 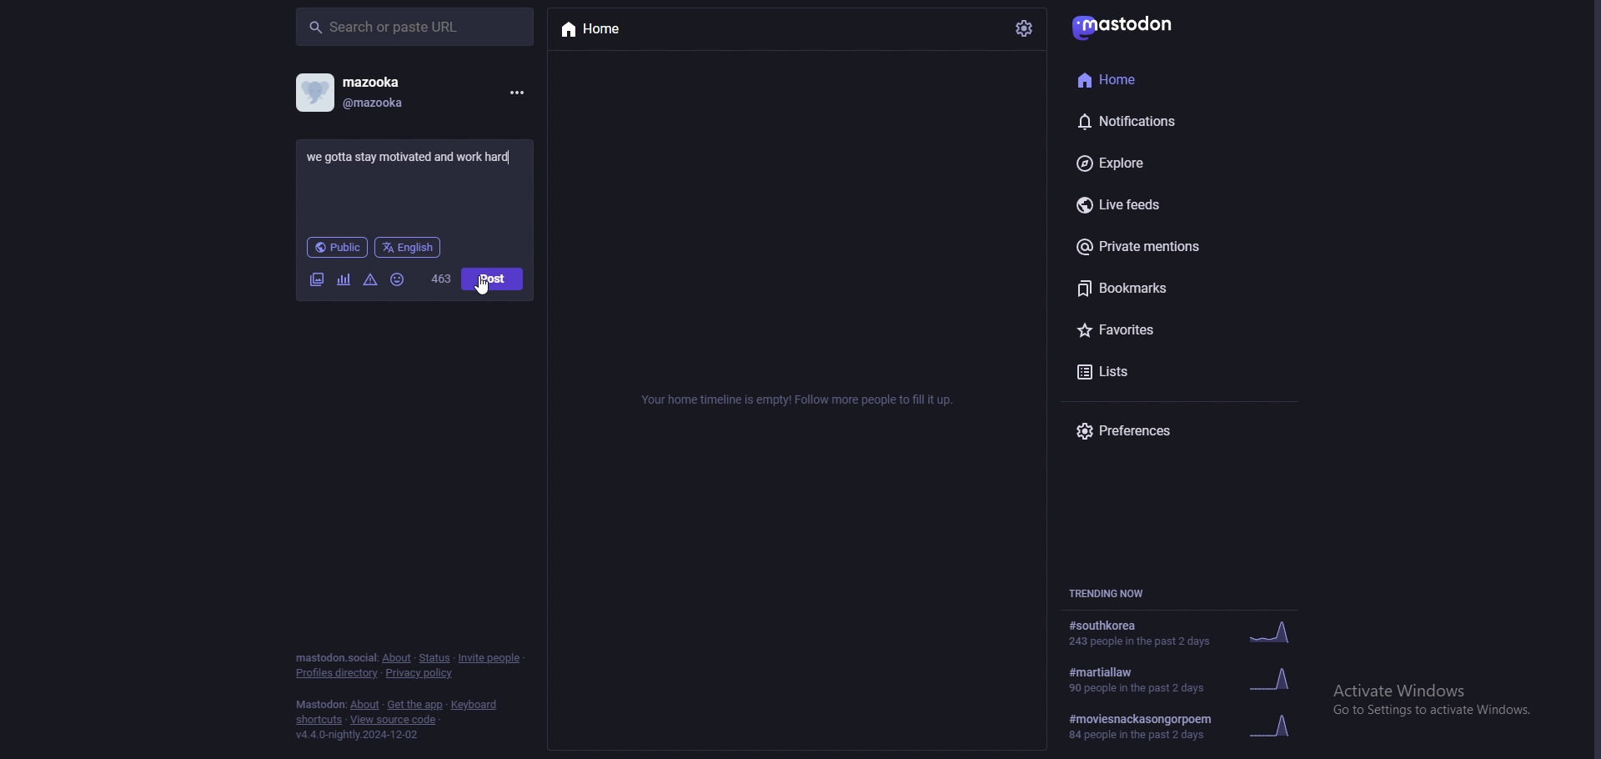 I want to click on about, so click(x=397, y=659).